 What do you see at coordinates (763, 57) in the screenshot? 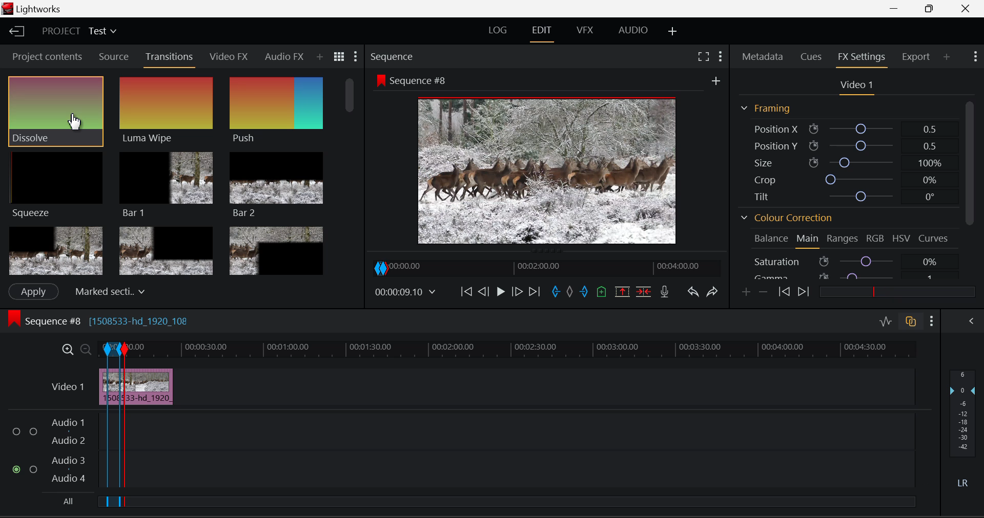
I see `Metadata` at bounding box center [763, 57].